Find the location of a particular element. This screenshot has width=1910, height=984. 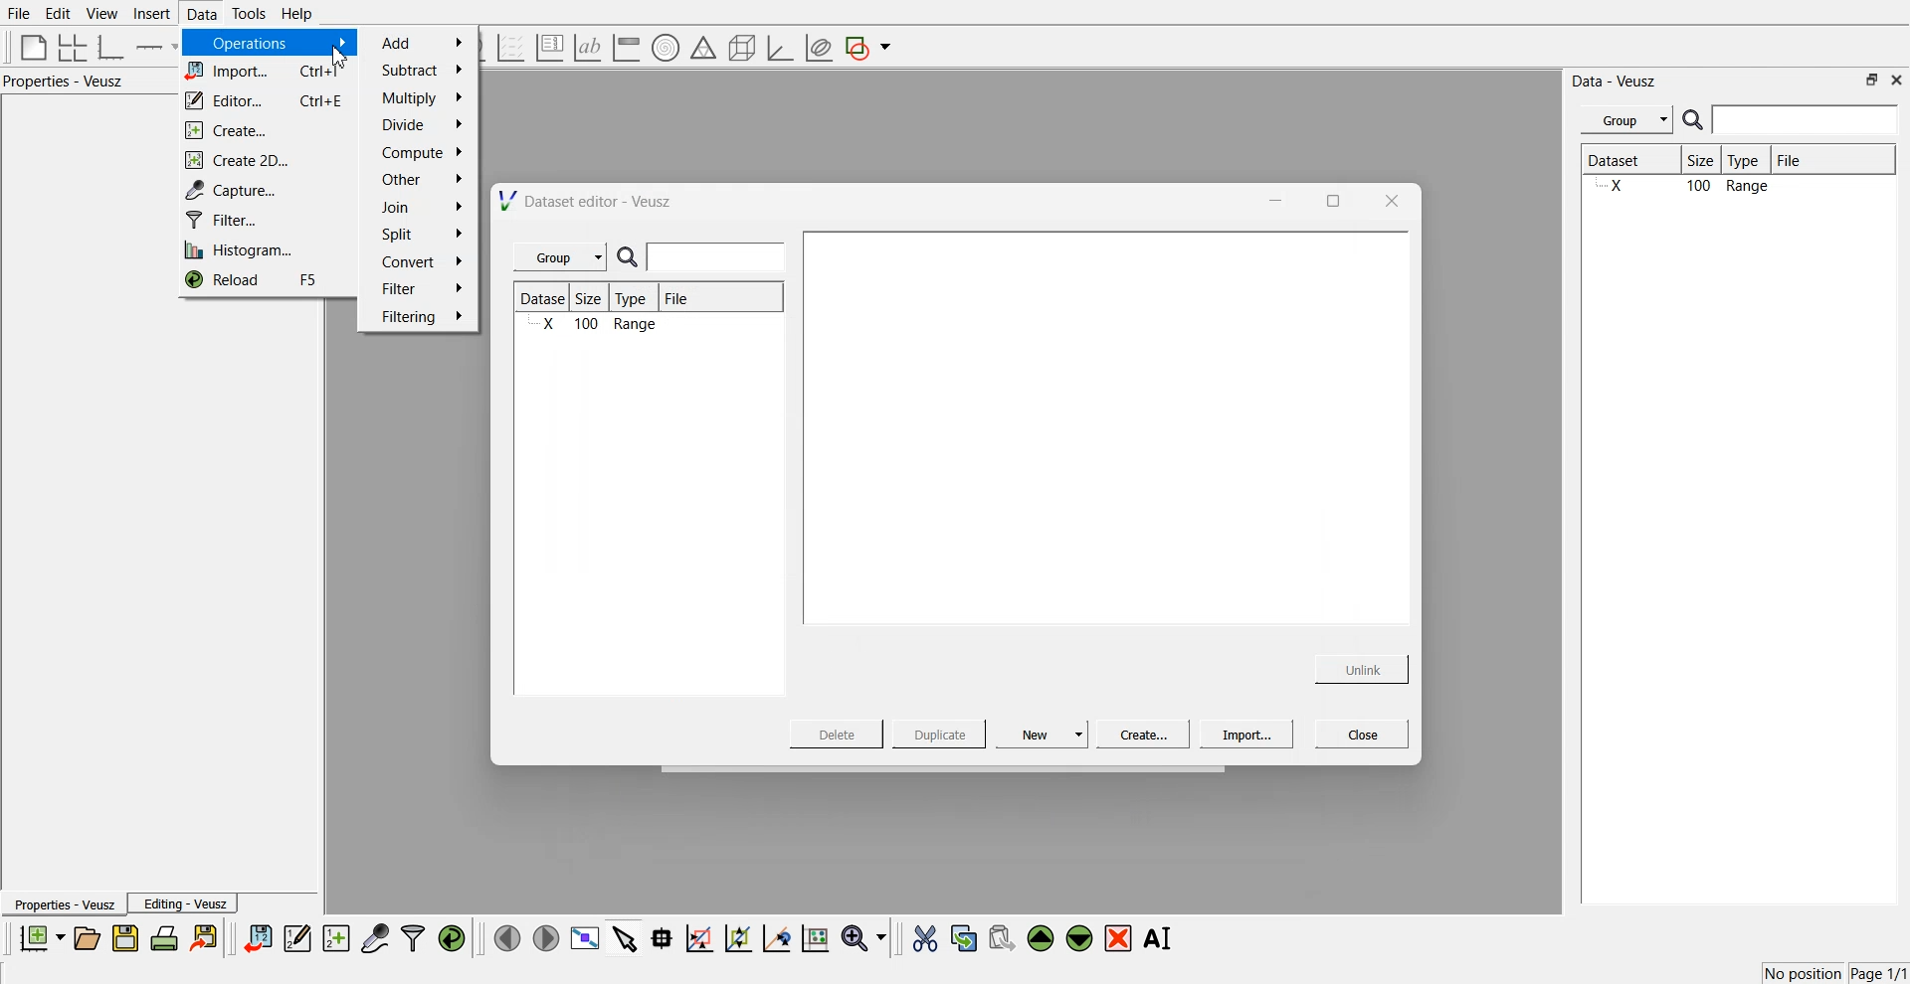

add a shape is located at coordinates (869, 49).